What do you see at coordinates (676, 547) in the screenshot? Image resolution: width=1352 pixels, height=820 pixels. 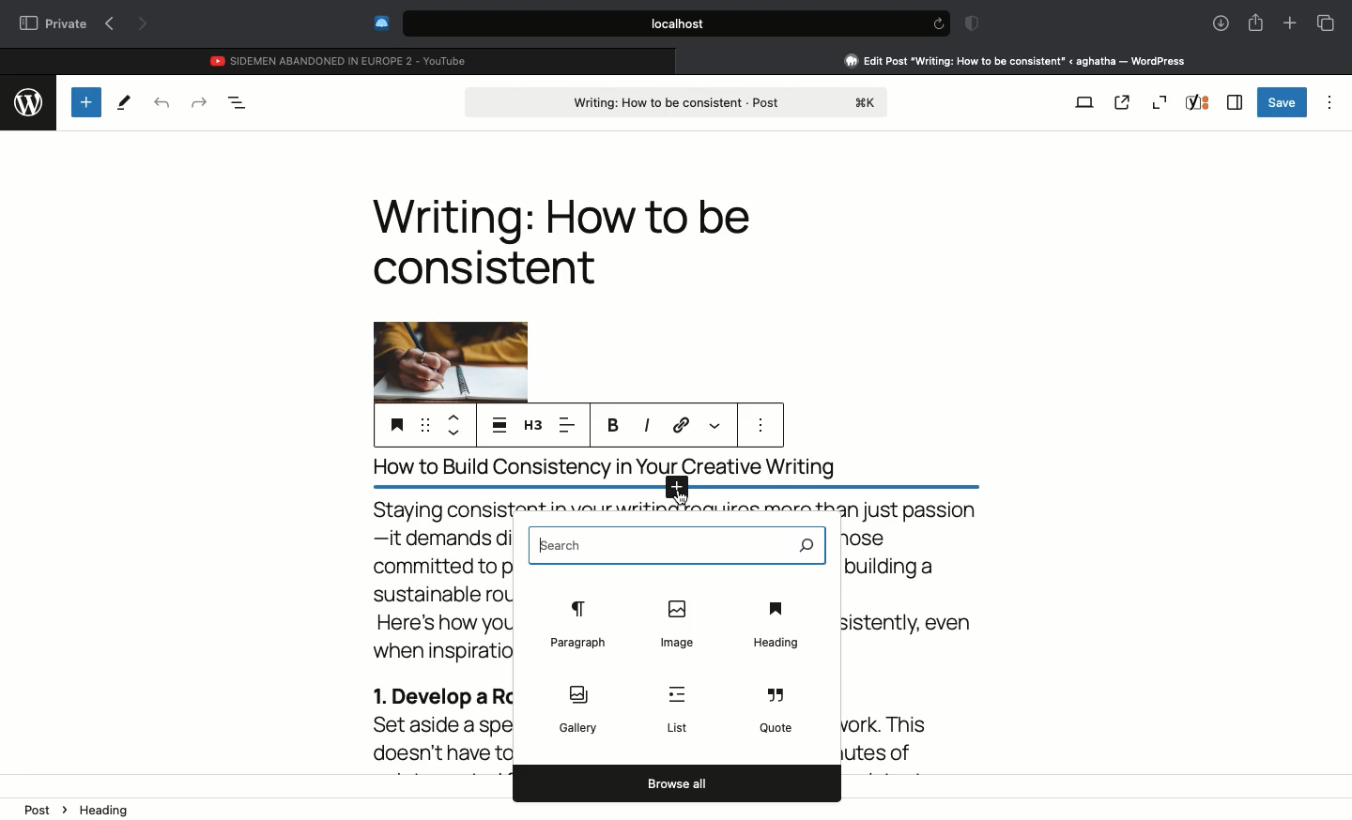 I see `Search` at bounding box center [676, 547].